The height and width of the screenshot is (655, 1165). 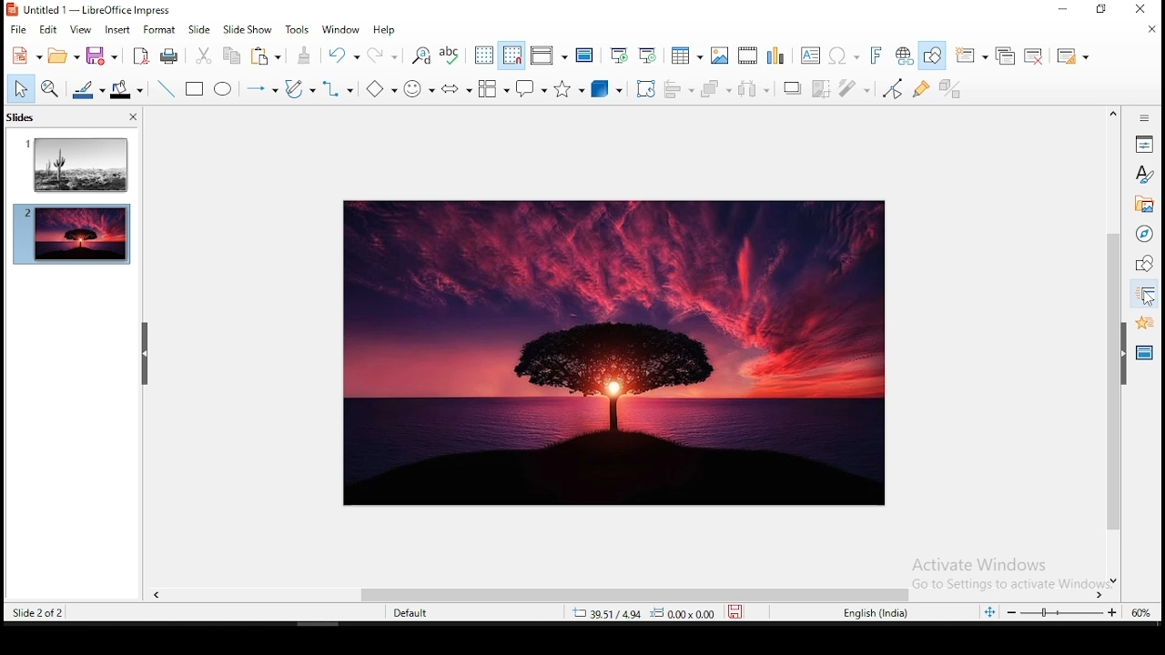 I want to click on save, so click(x=734, y=615).